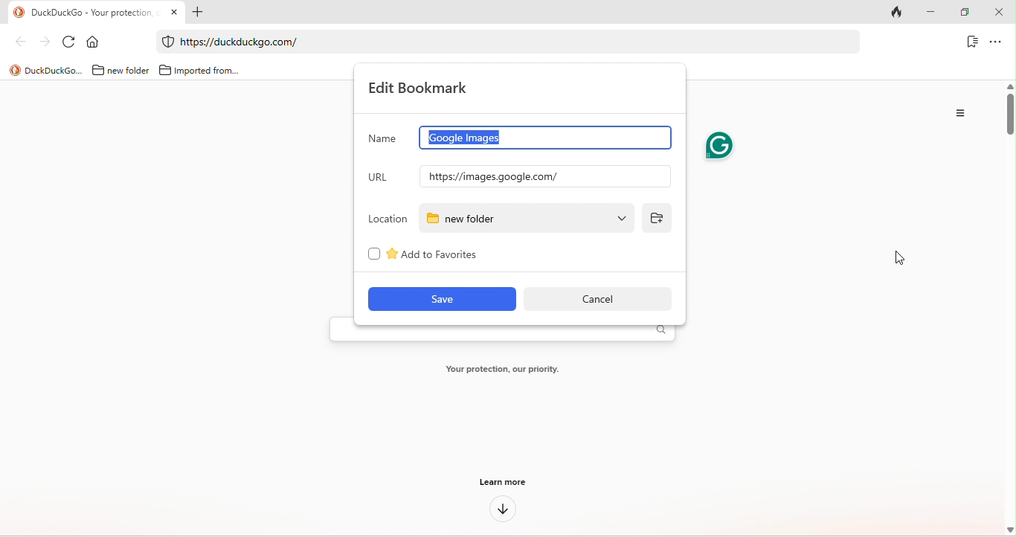 The width and height of the screenshot is (1016, 537). What do you see at coordinates (43, 70) in the screenshot?
I see `title` at bounding box center [43, 70].